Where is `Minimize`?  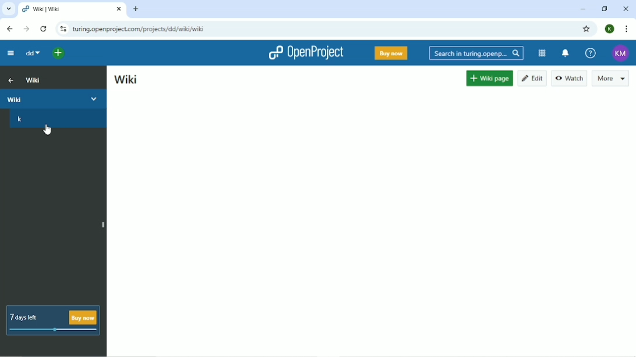 Minimize is located at coordinates (582, 9).